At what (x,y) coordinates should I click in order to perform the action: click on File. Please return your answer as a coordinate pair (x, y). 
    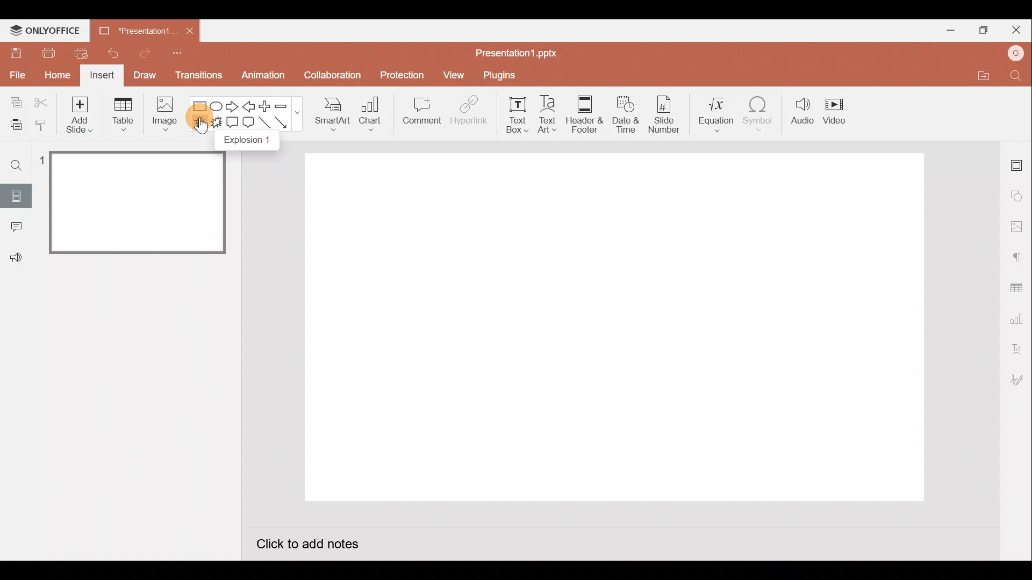
    Looking at the image, I should click on (16, 77).